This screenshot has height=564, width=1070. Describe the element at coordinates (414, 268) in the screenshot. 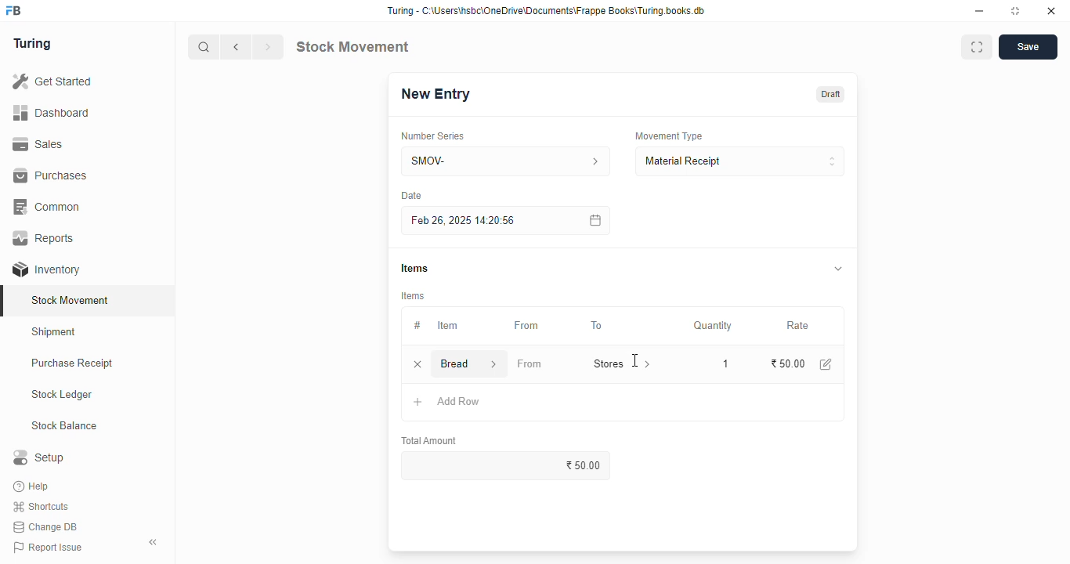

I see `items` at that location.